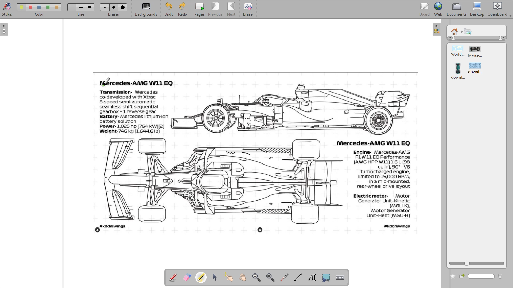  What do you see at coordinates (500, 277) in the screenshot?
I see `delete` at bounding box center [500, 277].